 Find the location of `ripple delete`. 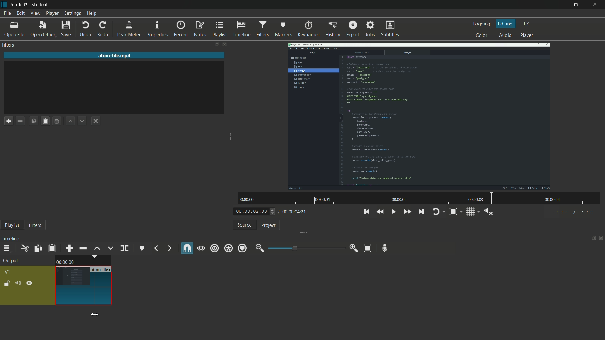

ripple delete is located at coordinates (83, 248).